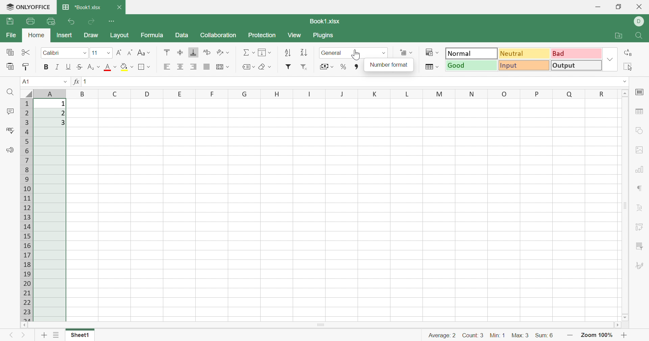  I want to click on Min:1, so click(497, 335).